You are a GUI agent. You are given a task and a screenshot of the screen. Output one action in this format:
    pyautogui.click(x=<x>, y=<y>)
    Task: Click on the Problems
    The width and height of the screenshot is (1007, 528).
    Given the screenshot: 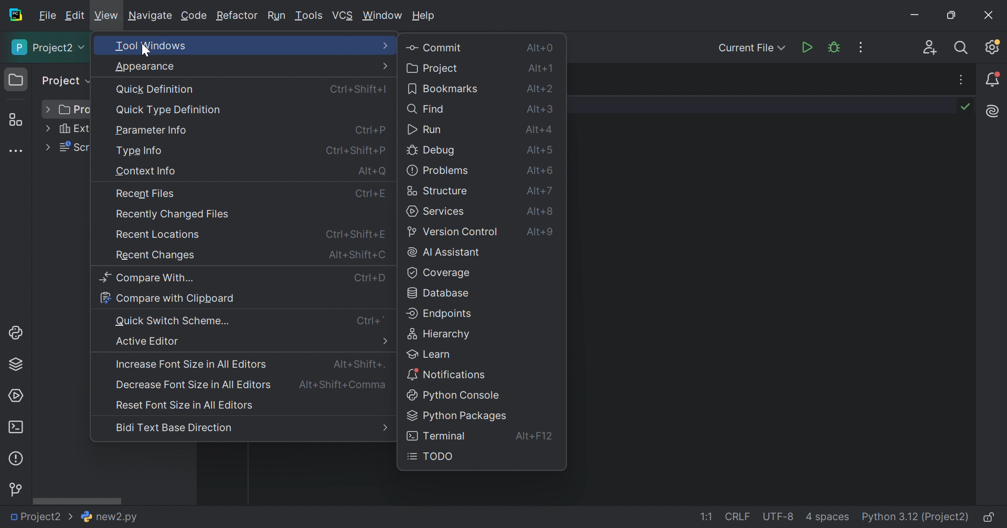 What is the action you would take?
    pyautogui.click(x=17, y=458)
    